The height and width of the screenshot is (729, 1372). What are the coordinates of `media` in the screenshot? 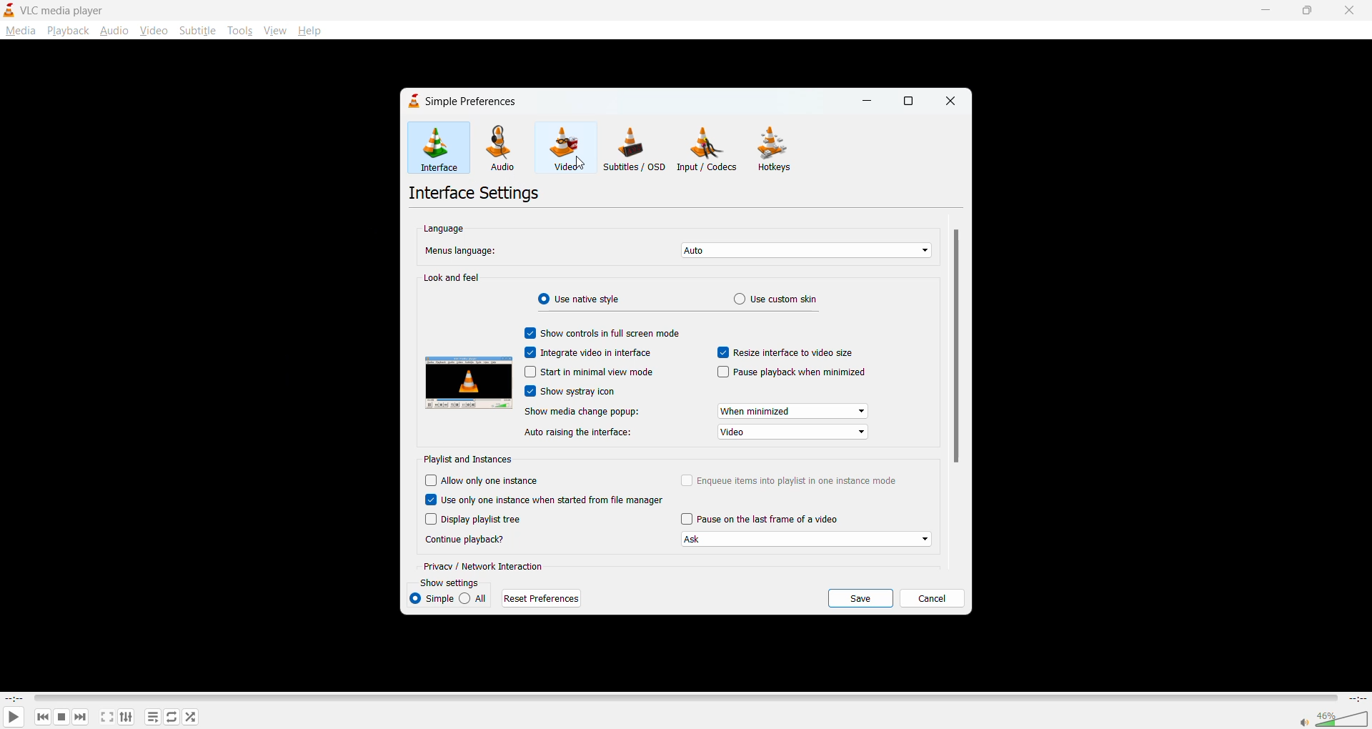 It's located at (20, 30).